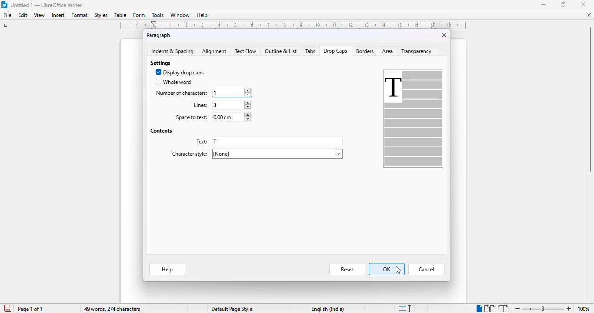 This screenshot has width=594, height=313. What do you see at coordinates (281, 51) in the screenshot?
I see `outline and list` at bounding box center [281, 51].